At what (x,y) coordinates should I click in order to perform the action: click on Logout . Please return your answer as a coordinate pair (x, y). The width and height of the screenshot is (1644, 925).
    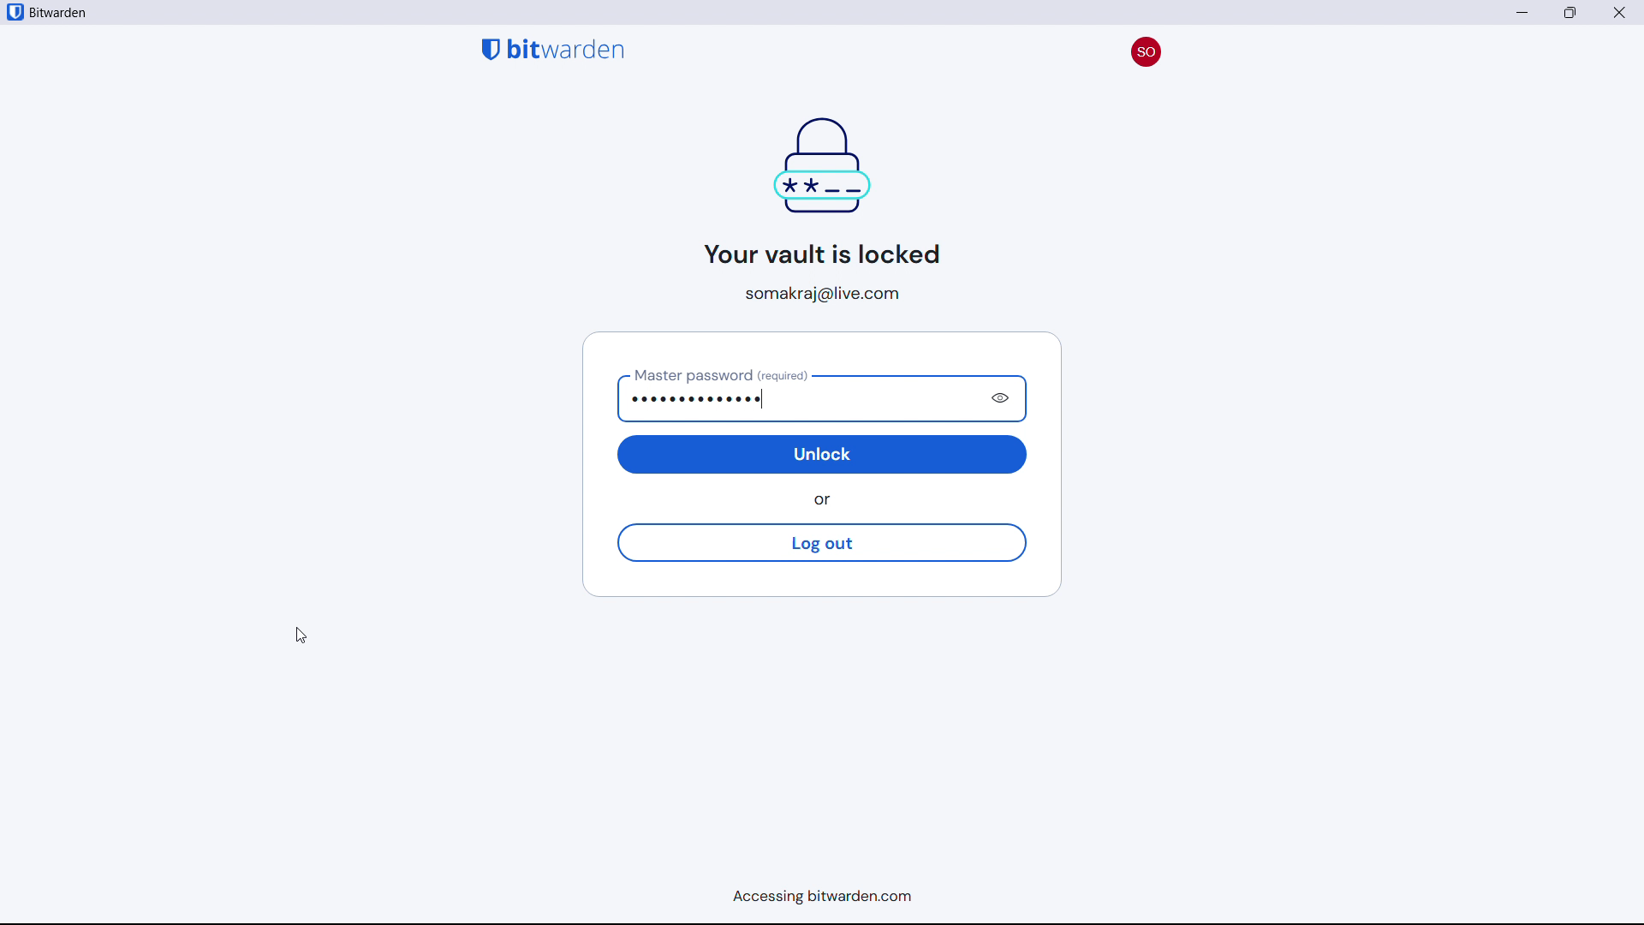
    Looking at the image, I should click on (820, 543).